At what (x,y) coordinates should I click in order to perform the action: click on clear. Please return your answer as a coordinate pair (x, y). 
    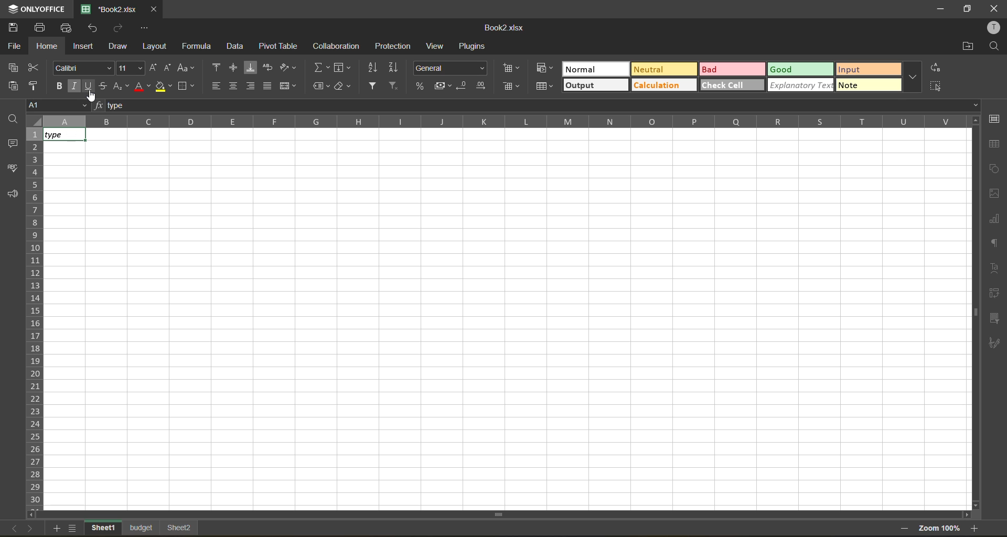
    Looking at the image, I should click on (345, 87).